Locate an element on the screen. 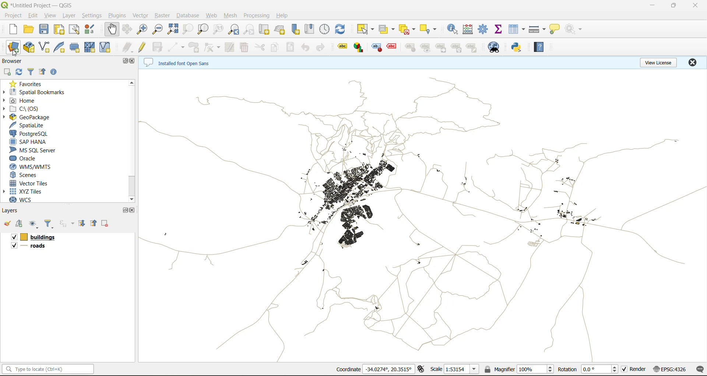  zoom last is located at coordinates (233, 29).